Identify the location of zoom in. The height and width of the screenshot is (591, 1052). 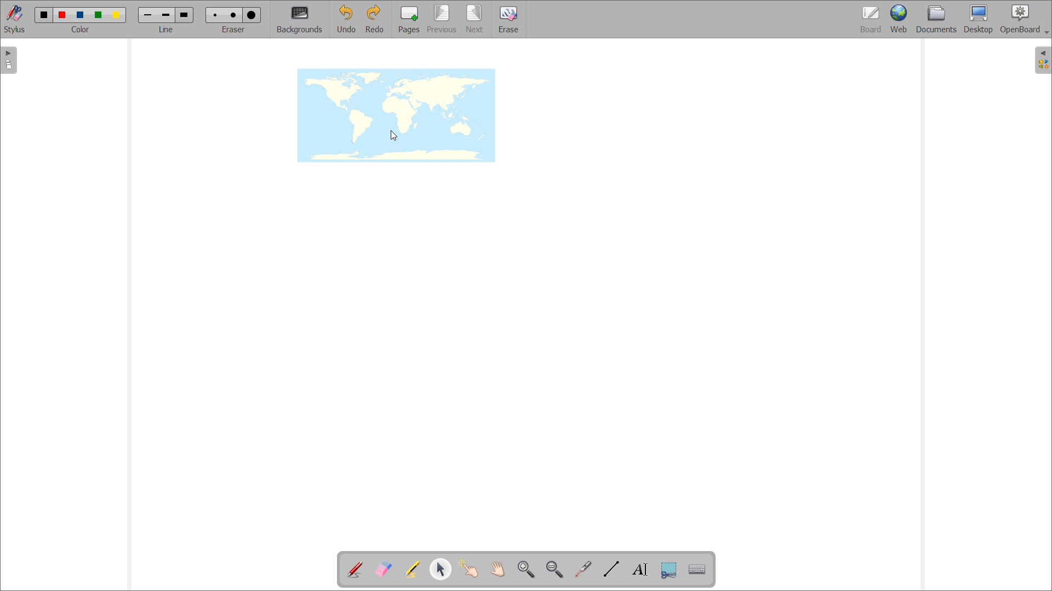
(527, 570).